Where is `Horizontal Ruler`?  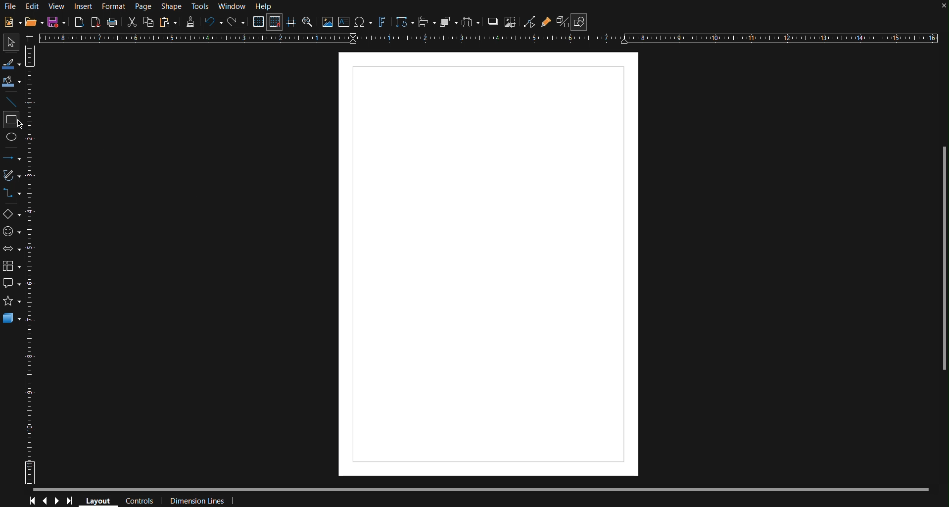 Horizontal Ruler is located at coordinates (487, 37).